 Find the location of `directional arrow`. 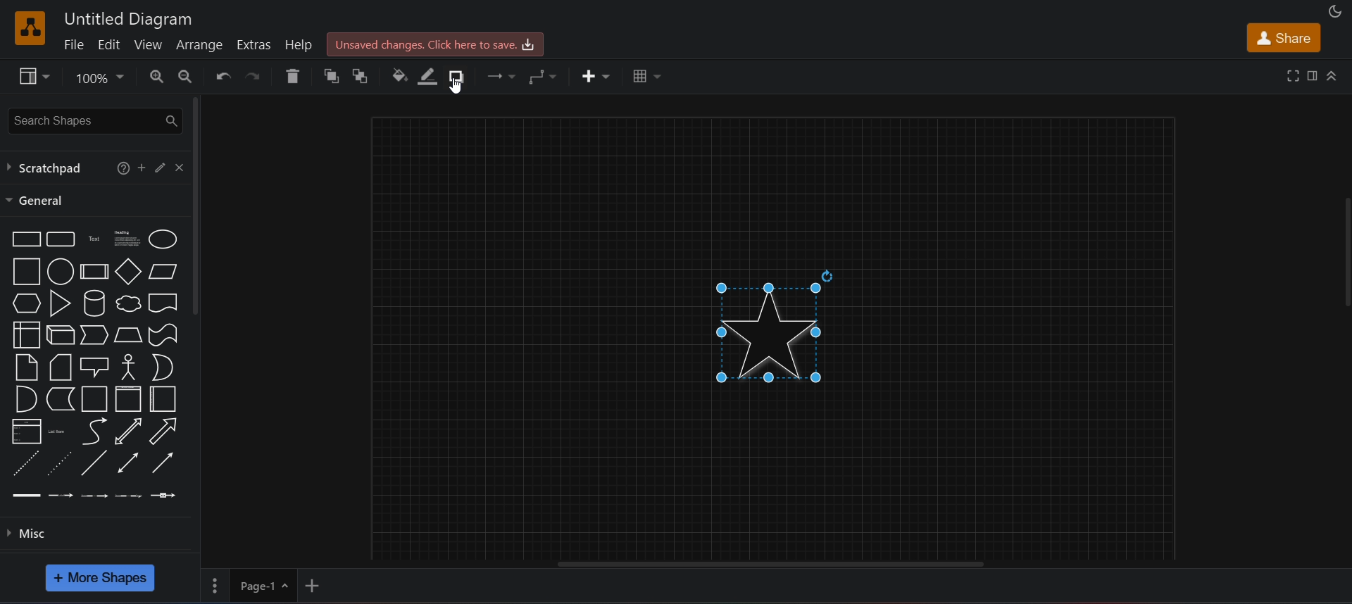

directional arrow is located at coordinates (129, 431).